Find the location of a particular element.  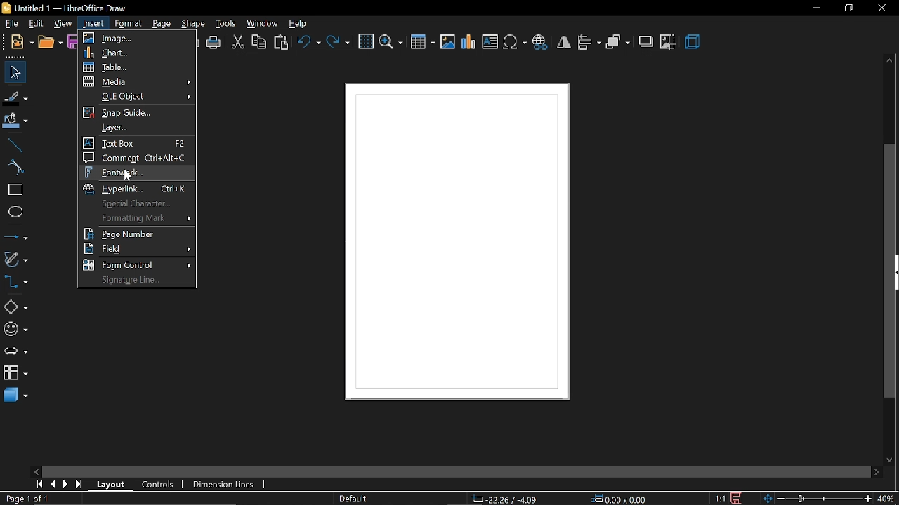

go to first page is located at coordinates (37, 484).